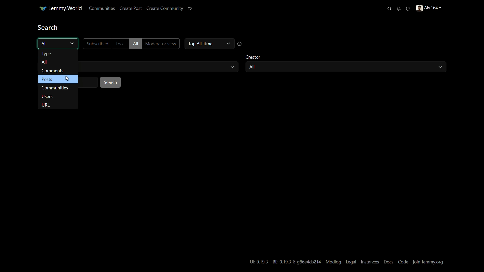  Describe the element at coordinates (190, 9) in the screenshot. I see `support lemmy.world` at that location.